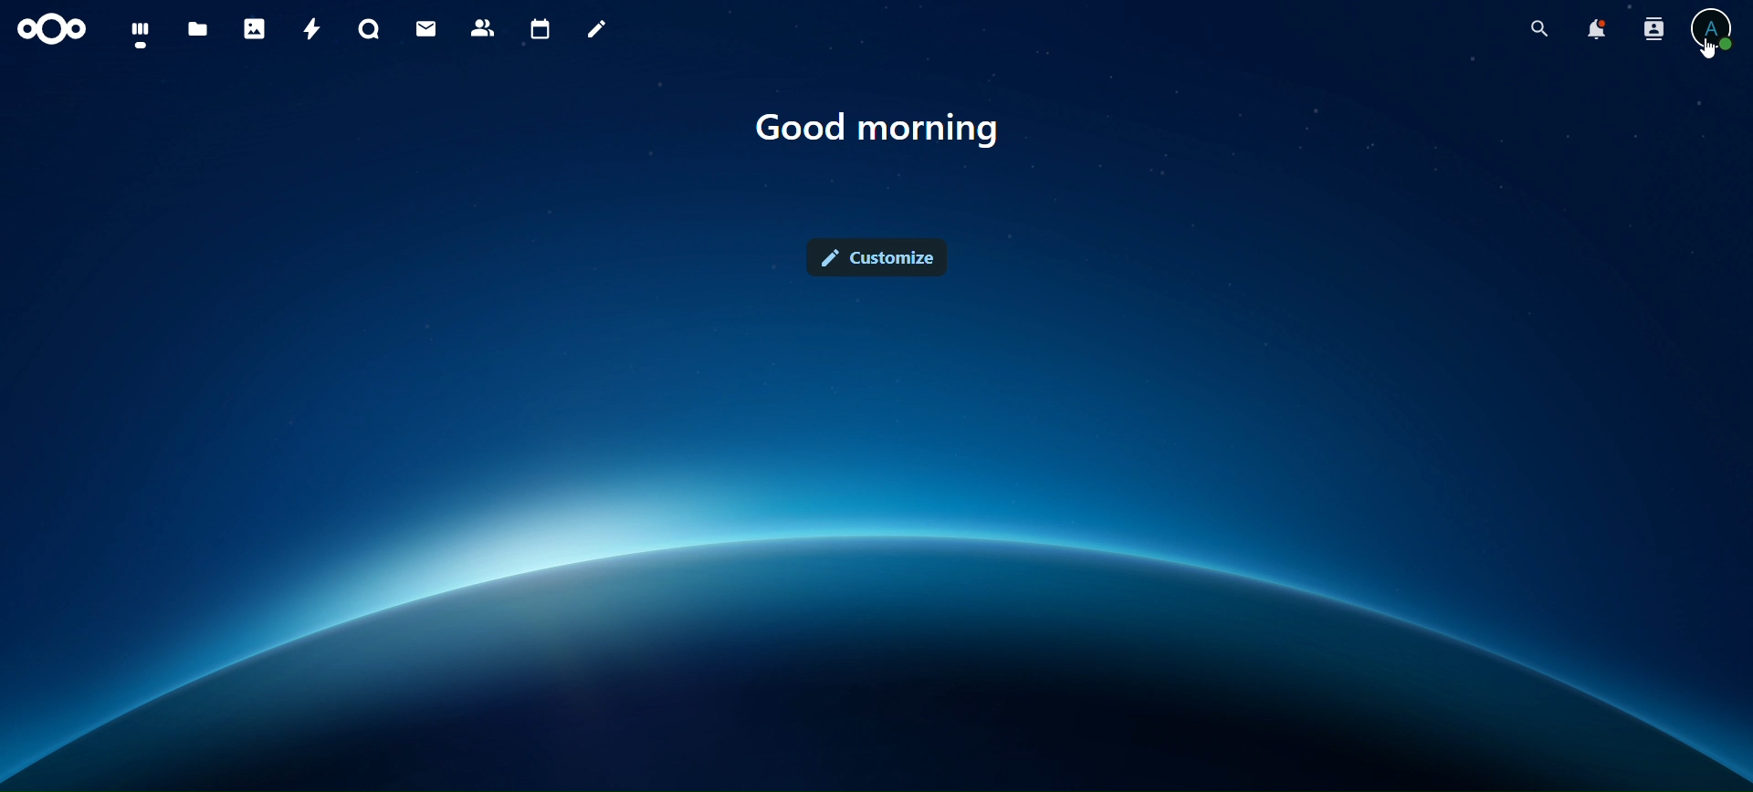 The width and height of the screenshot is (1753, 792). I want to click on customize, so click(881, 258).